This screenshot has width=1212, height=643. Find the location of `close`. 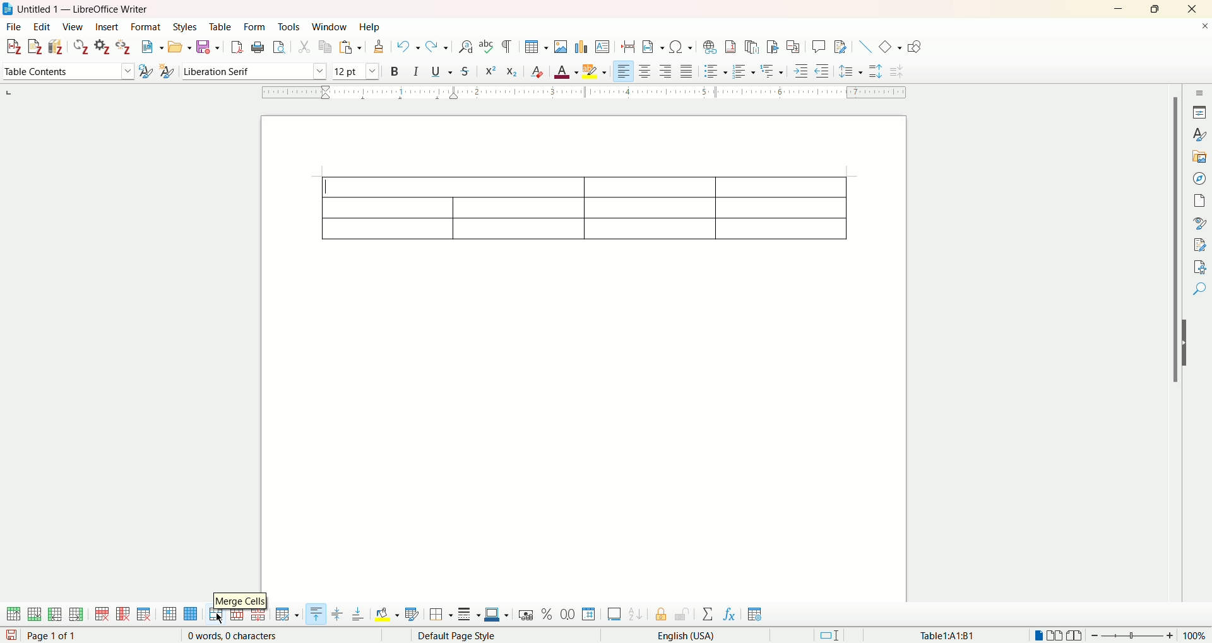

close is located at coordinates (1201, 26).